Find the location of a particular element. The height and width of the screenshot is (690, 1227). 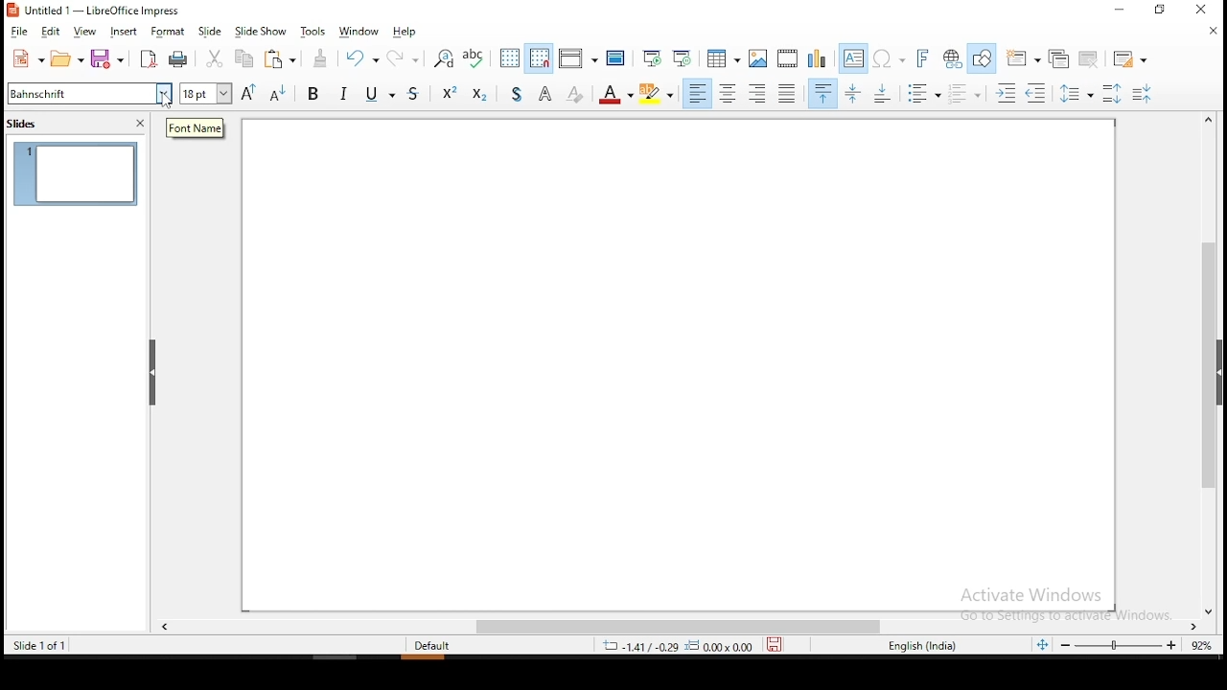

file is located at coordinates (22, 32).